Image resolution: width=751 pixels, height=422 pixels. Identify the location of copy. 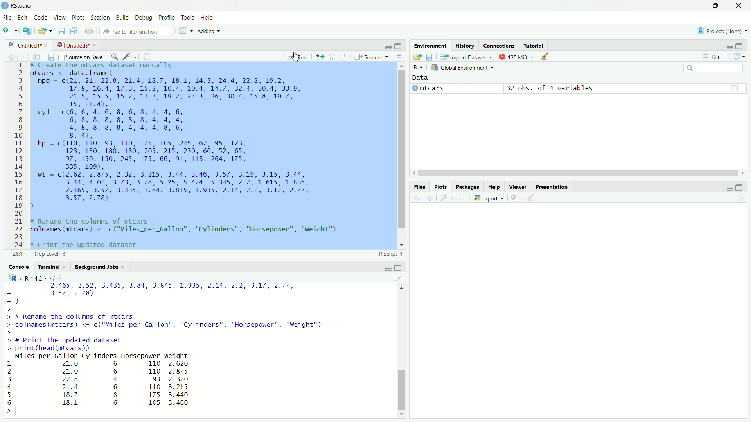
(74, 31).